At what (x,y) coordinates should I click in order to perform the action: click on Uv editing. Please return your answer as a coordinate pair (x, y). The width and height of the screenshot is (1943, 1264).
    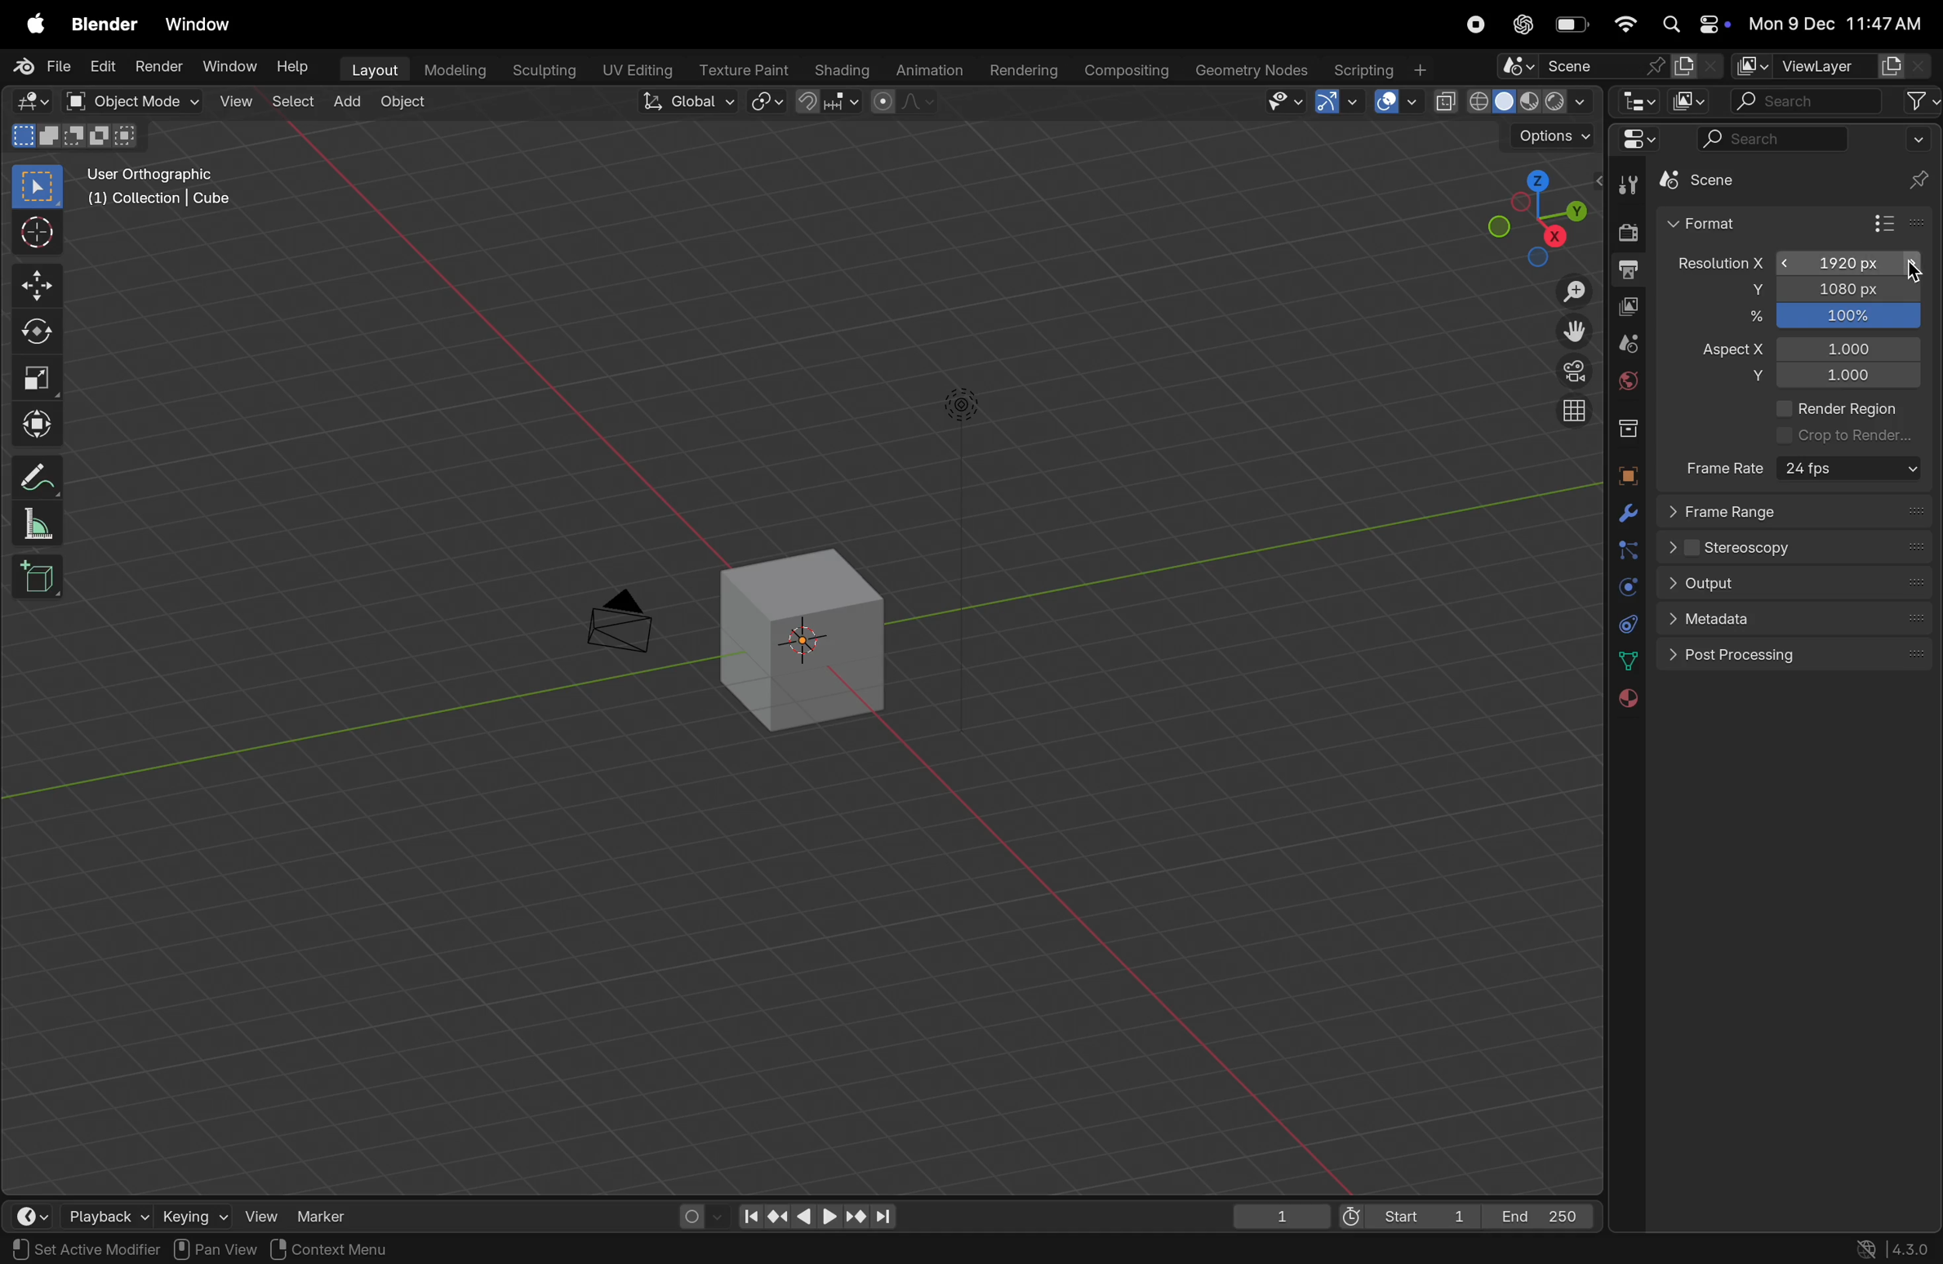
    Looking at the image, I should click on (638, 68).